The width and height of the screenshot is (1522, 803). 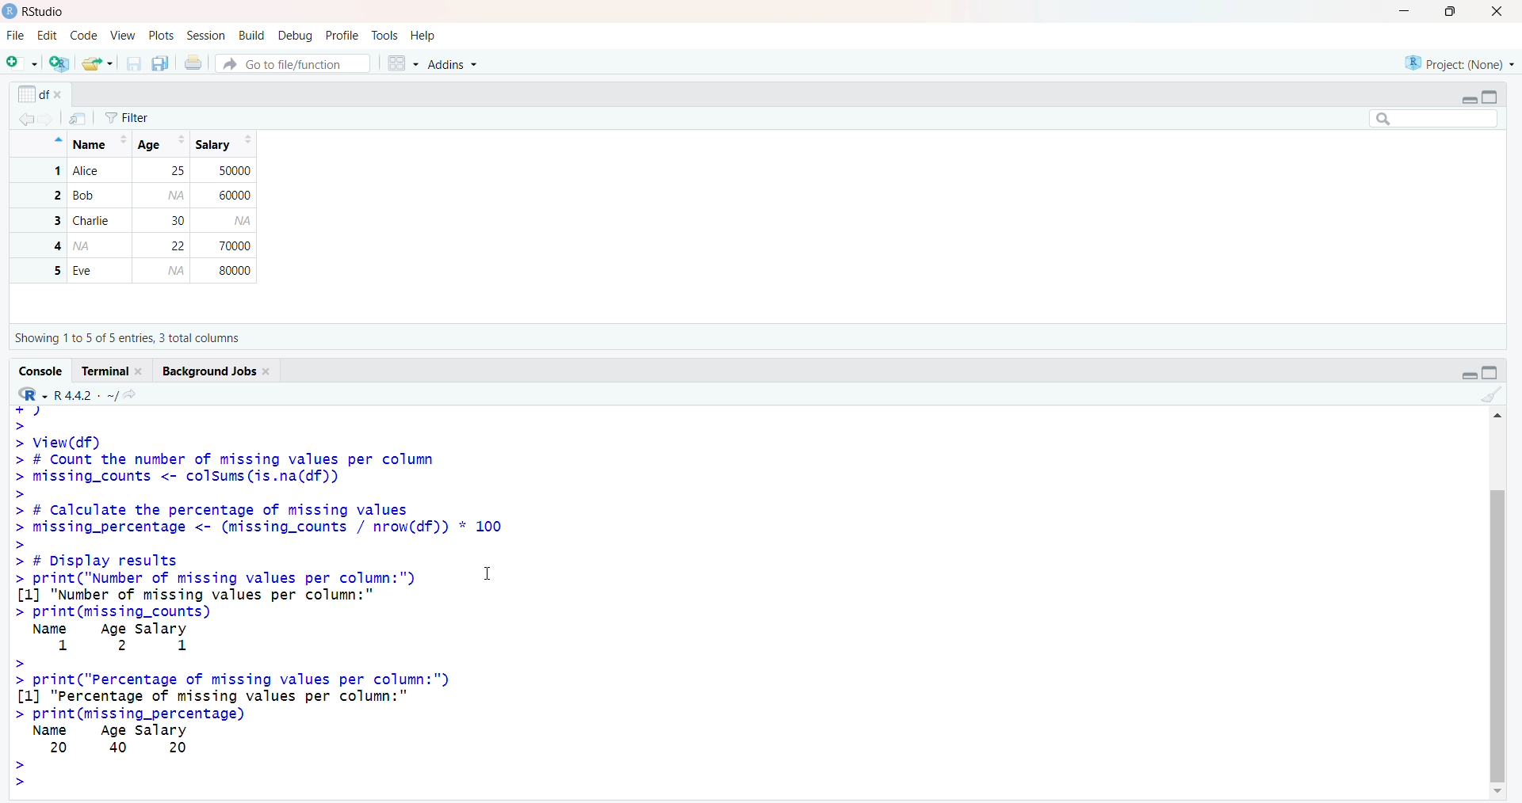 I want to click on df, so click(x=41, y=92).